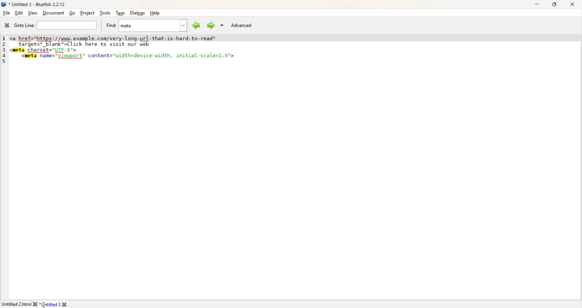  What do you see at coordinates (87, 13) in the screenshot?
I see `Project` at bounding box center [87, 13].